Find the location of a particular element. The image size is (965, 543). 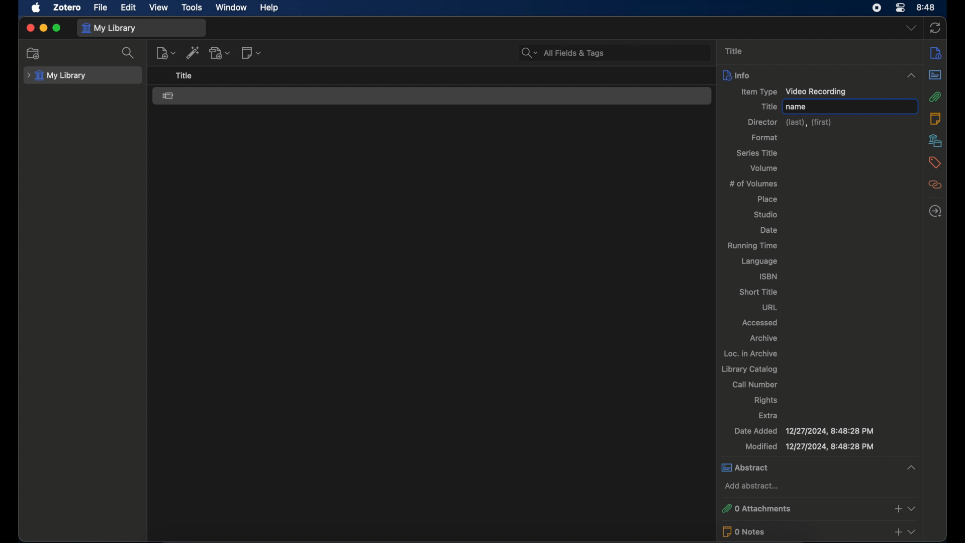

close is located at coordinates (30, 27).